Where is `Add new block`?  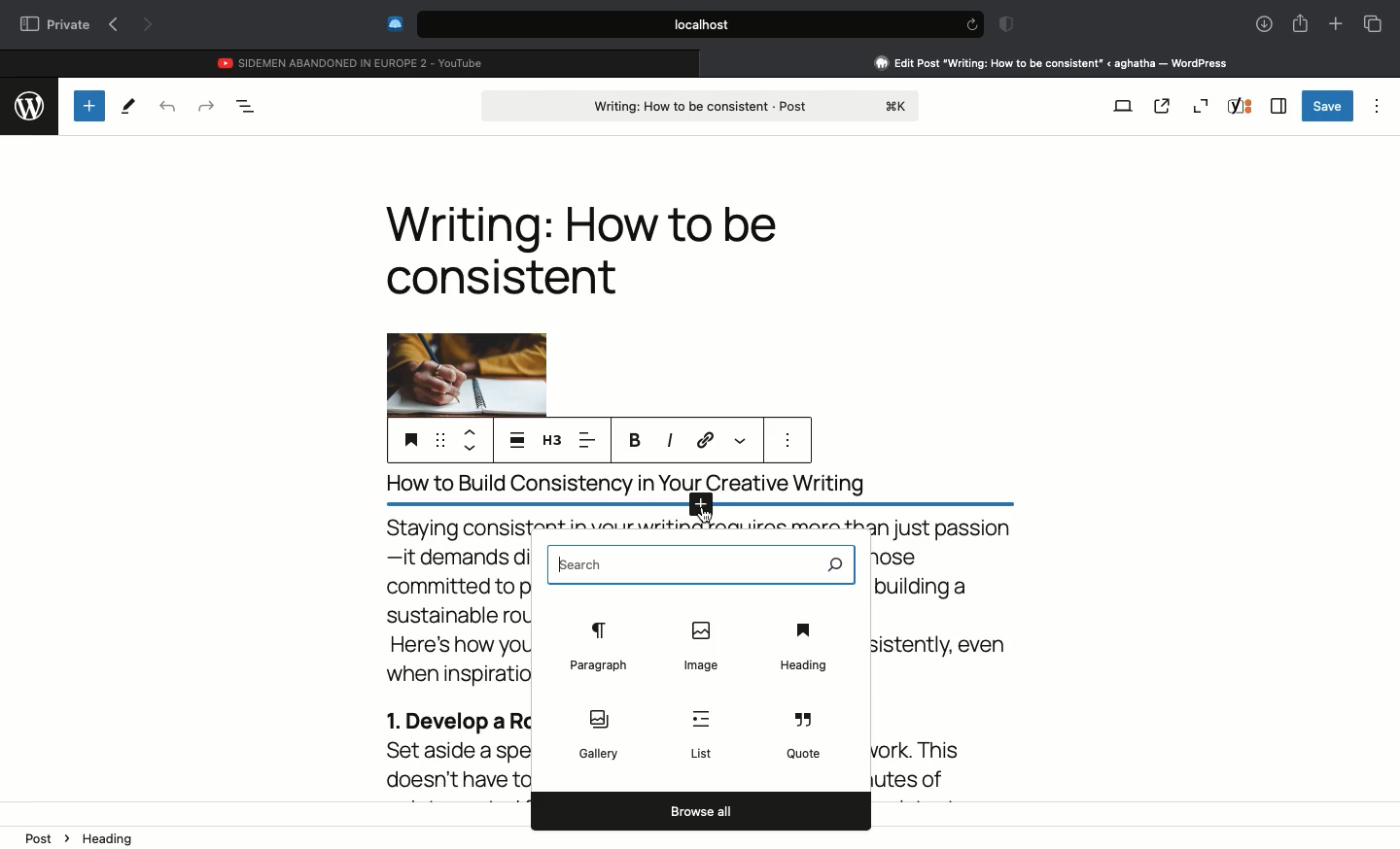 Add new block is located at coordinates (694, 506).